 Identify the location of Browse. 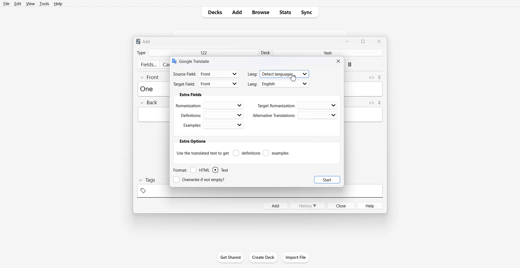
(261, 12).